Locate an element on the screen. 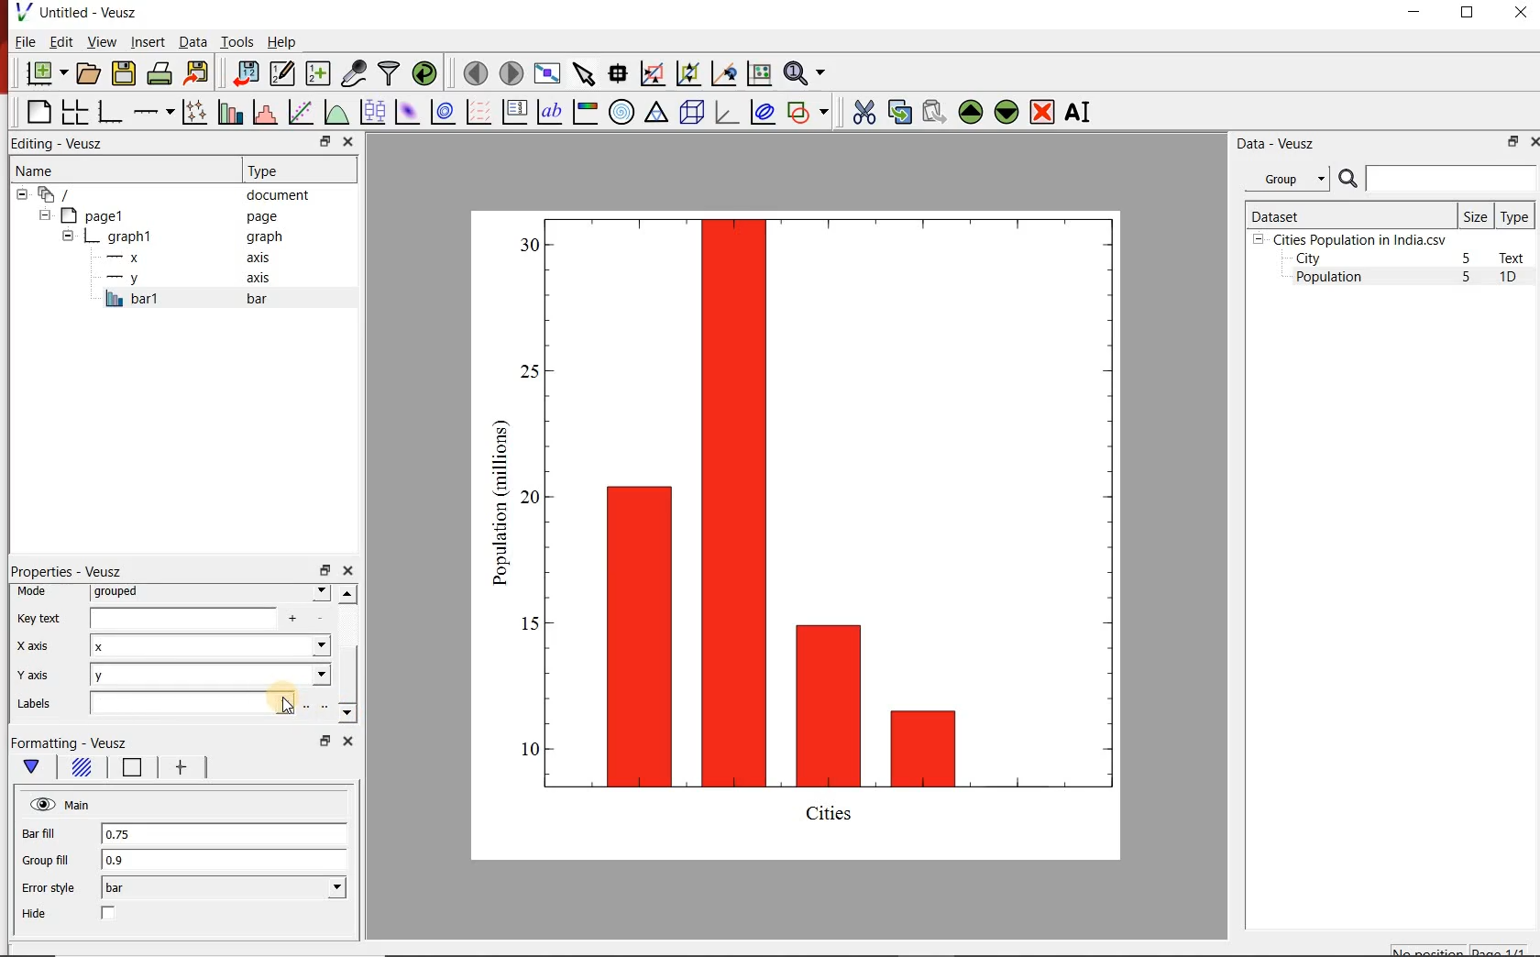 This screenshot has width=1540, height=957. input field is located at coordinates (203, 619).